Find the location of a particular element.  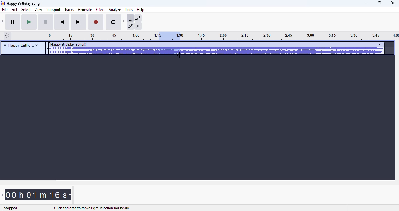

effect is located at coordinates (100, 10).